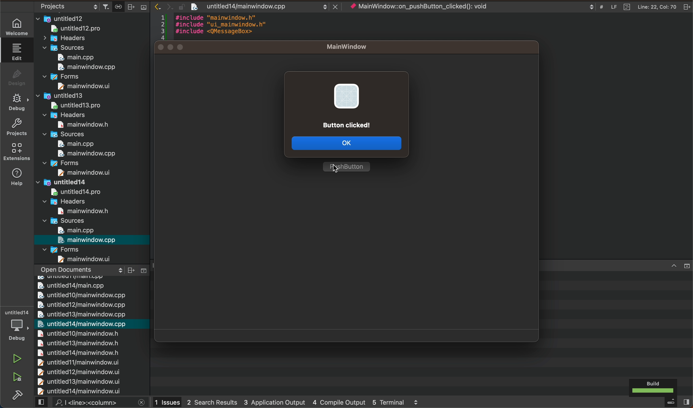 This screenshot has height=408, width=693. I want to click on sources, so click(68, 134).